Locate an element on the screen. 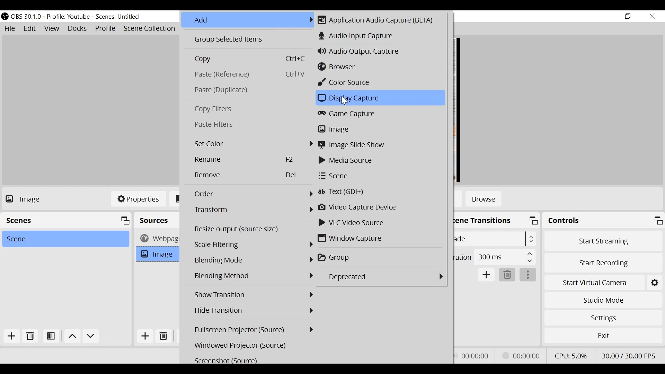  Properties is located at coordinates (138, 198).